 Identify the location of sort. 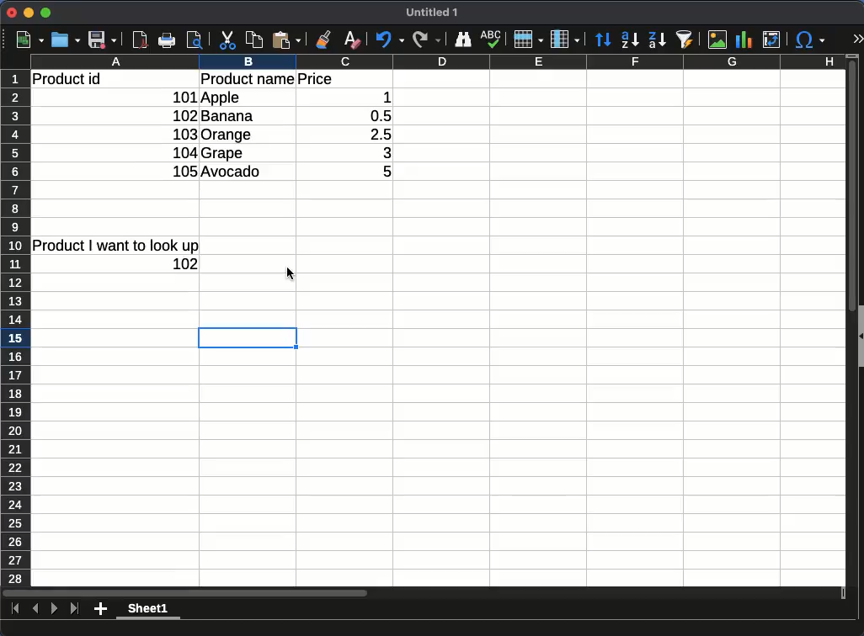
(603, 39).